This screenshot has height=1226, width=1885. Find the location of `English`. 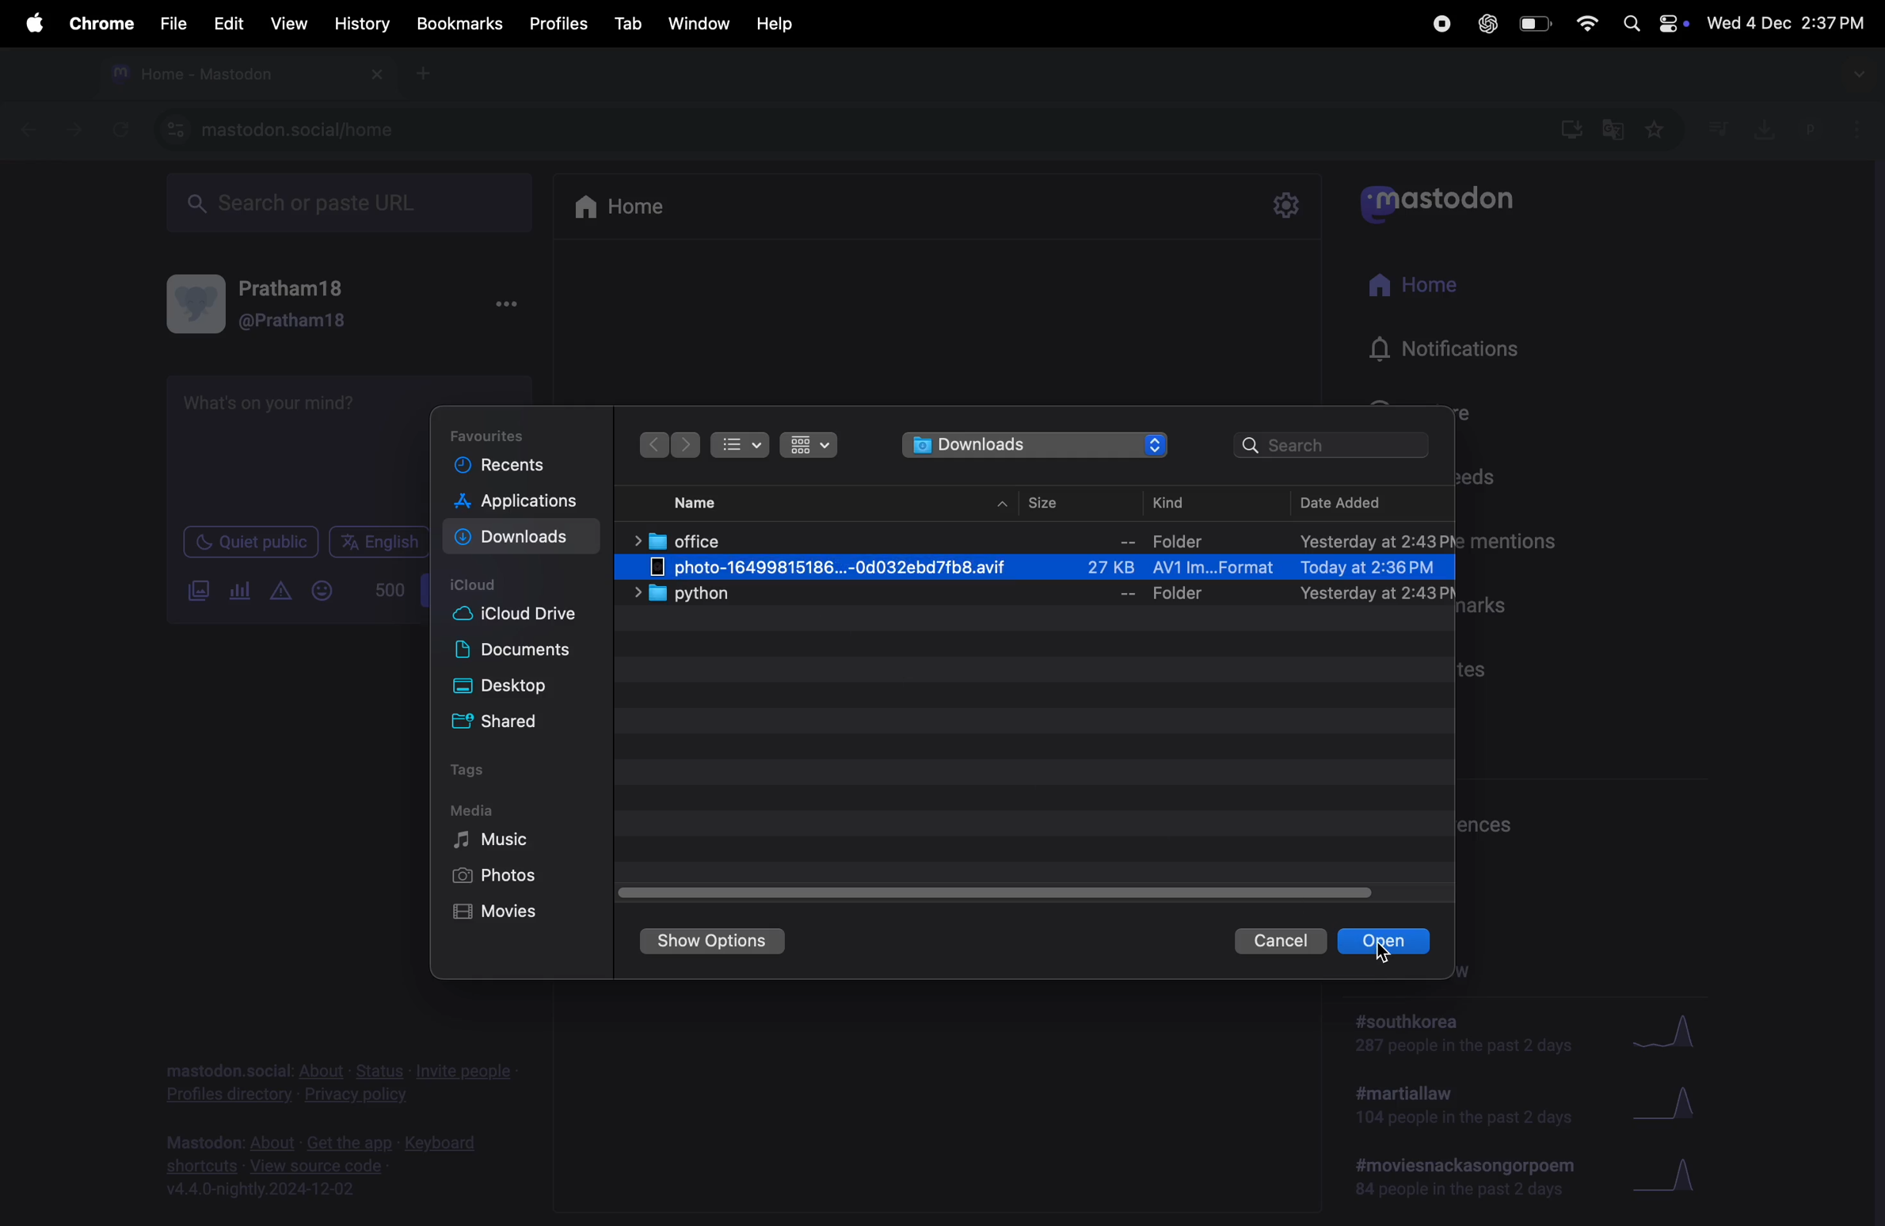

English is located at coordinates (379, 542).